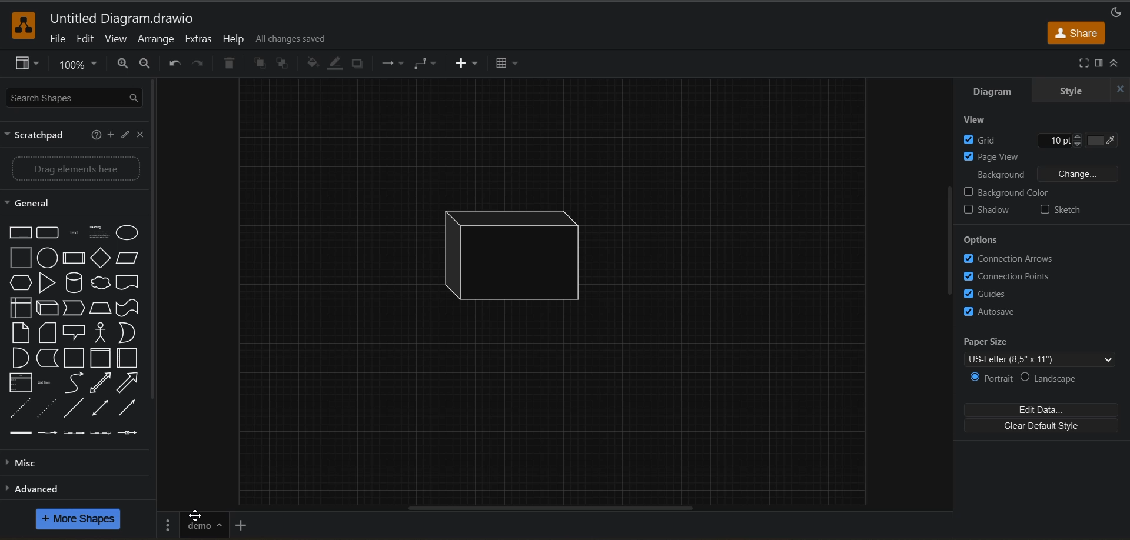  I want to click on fullscreen, so click(1084, 64).